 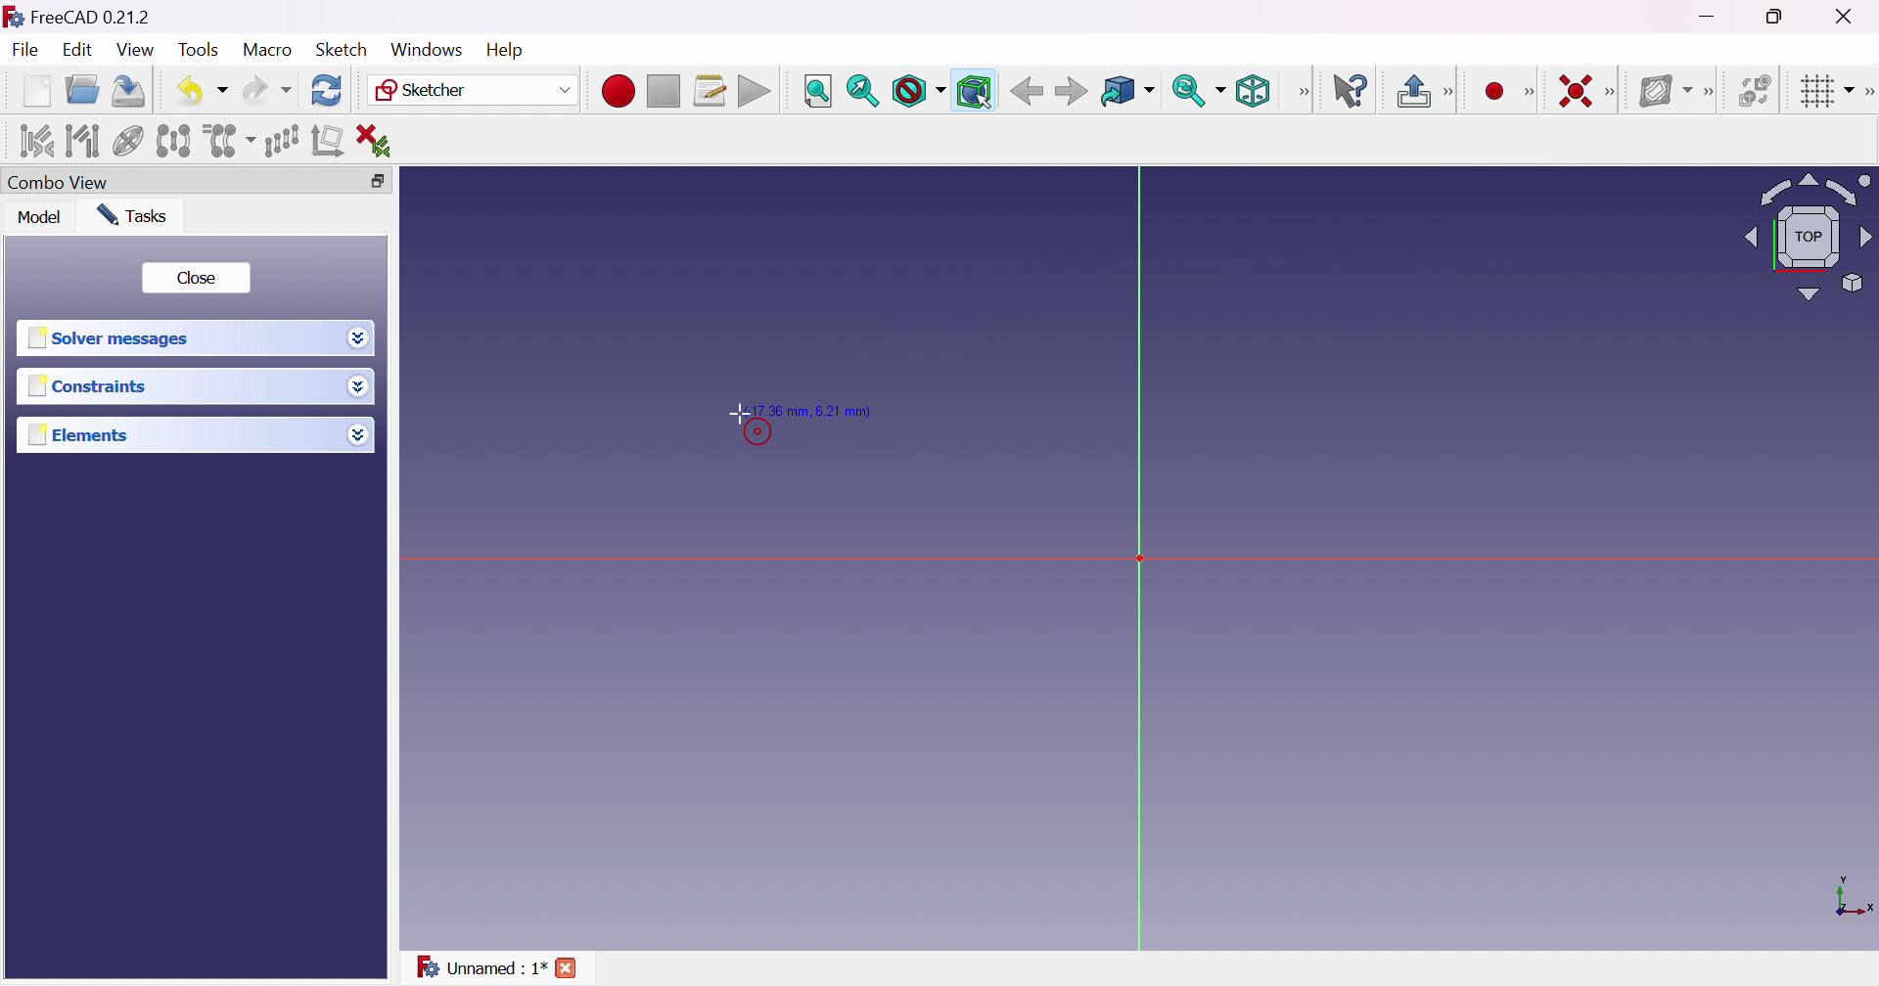 What do you see at coordinates (13, 15) in the screenshot?
I see `logo` at bounding box center [13, 15].